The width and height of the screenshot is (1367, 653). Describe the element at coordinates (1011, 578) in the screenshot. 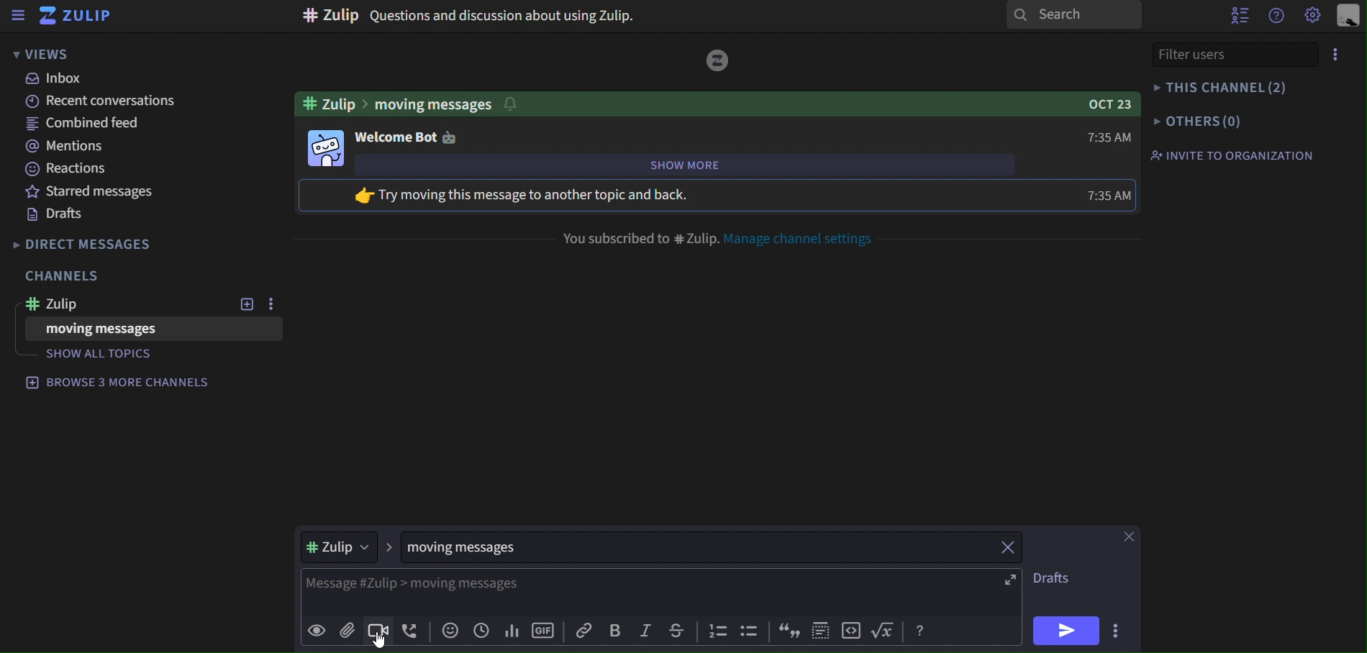

I see `expand fullscreen` at that location.